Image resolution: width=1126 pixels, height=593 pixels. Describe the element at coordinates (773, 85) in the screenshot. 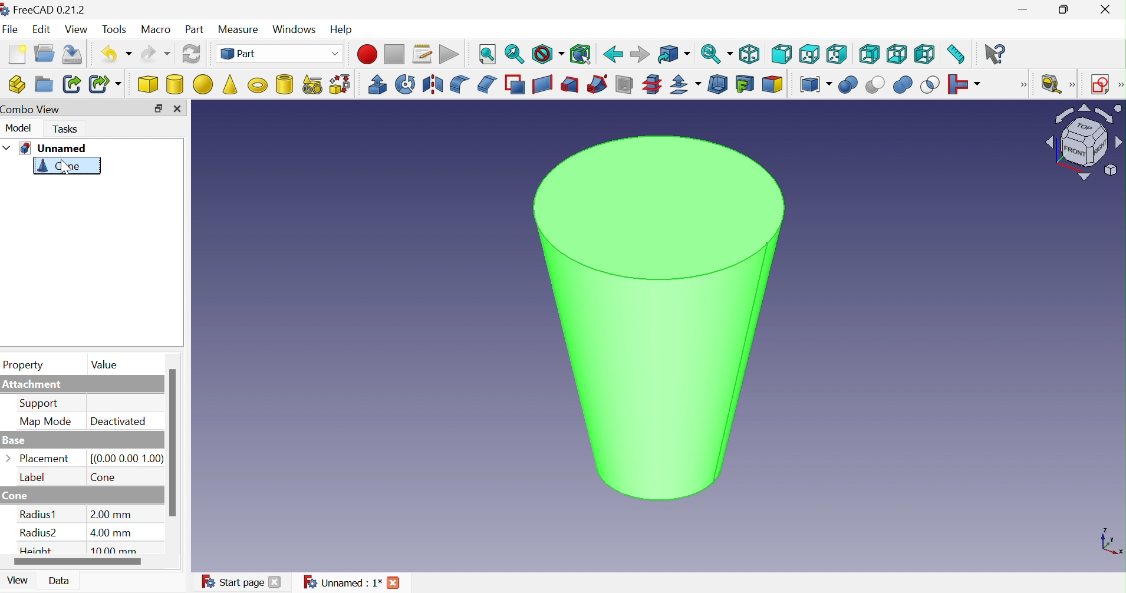

I see `Color per face` at that location.